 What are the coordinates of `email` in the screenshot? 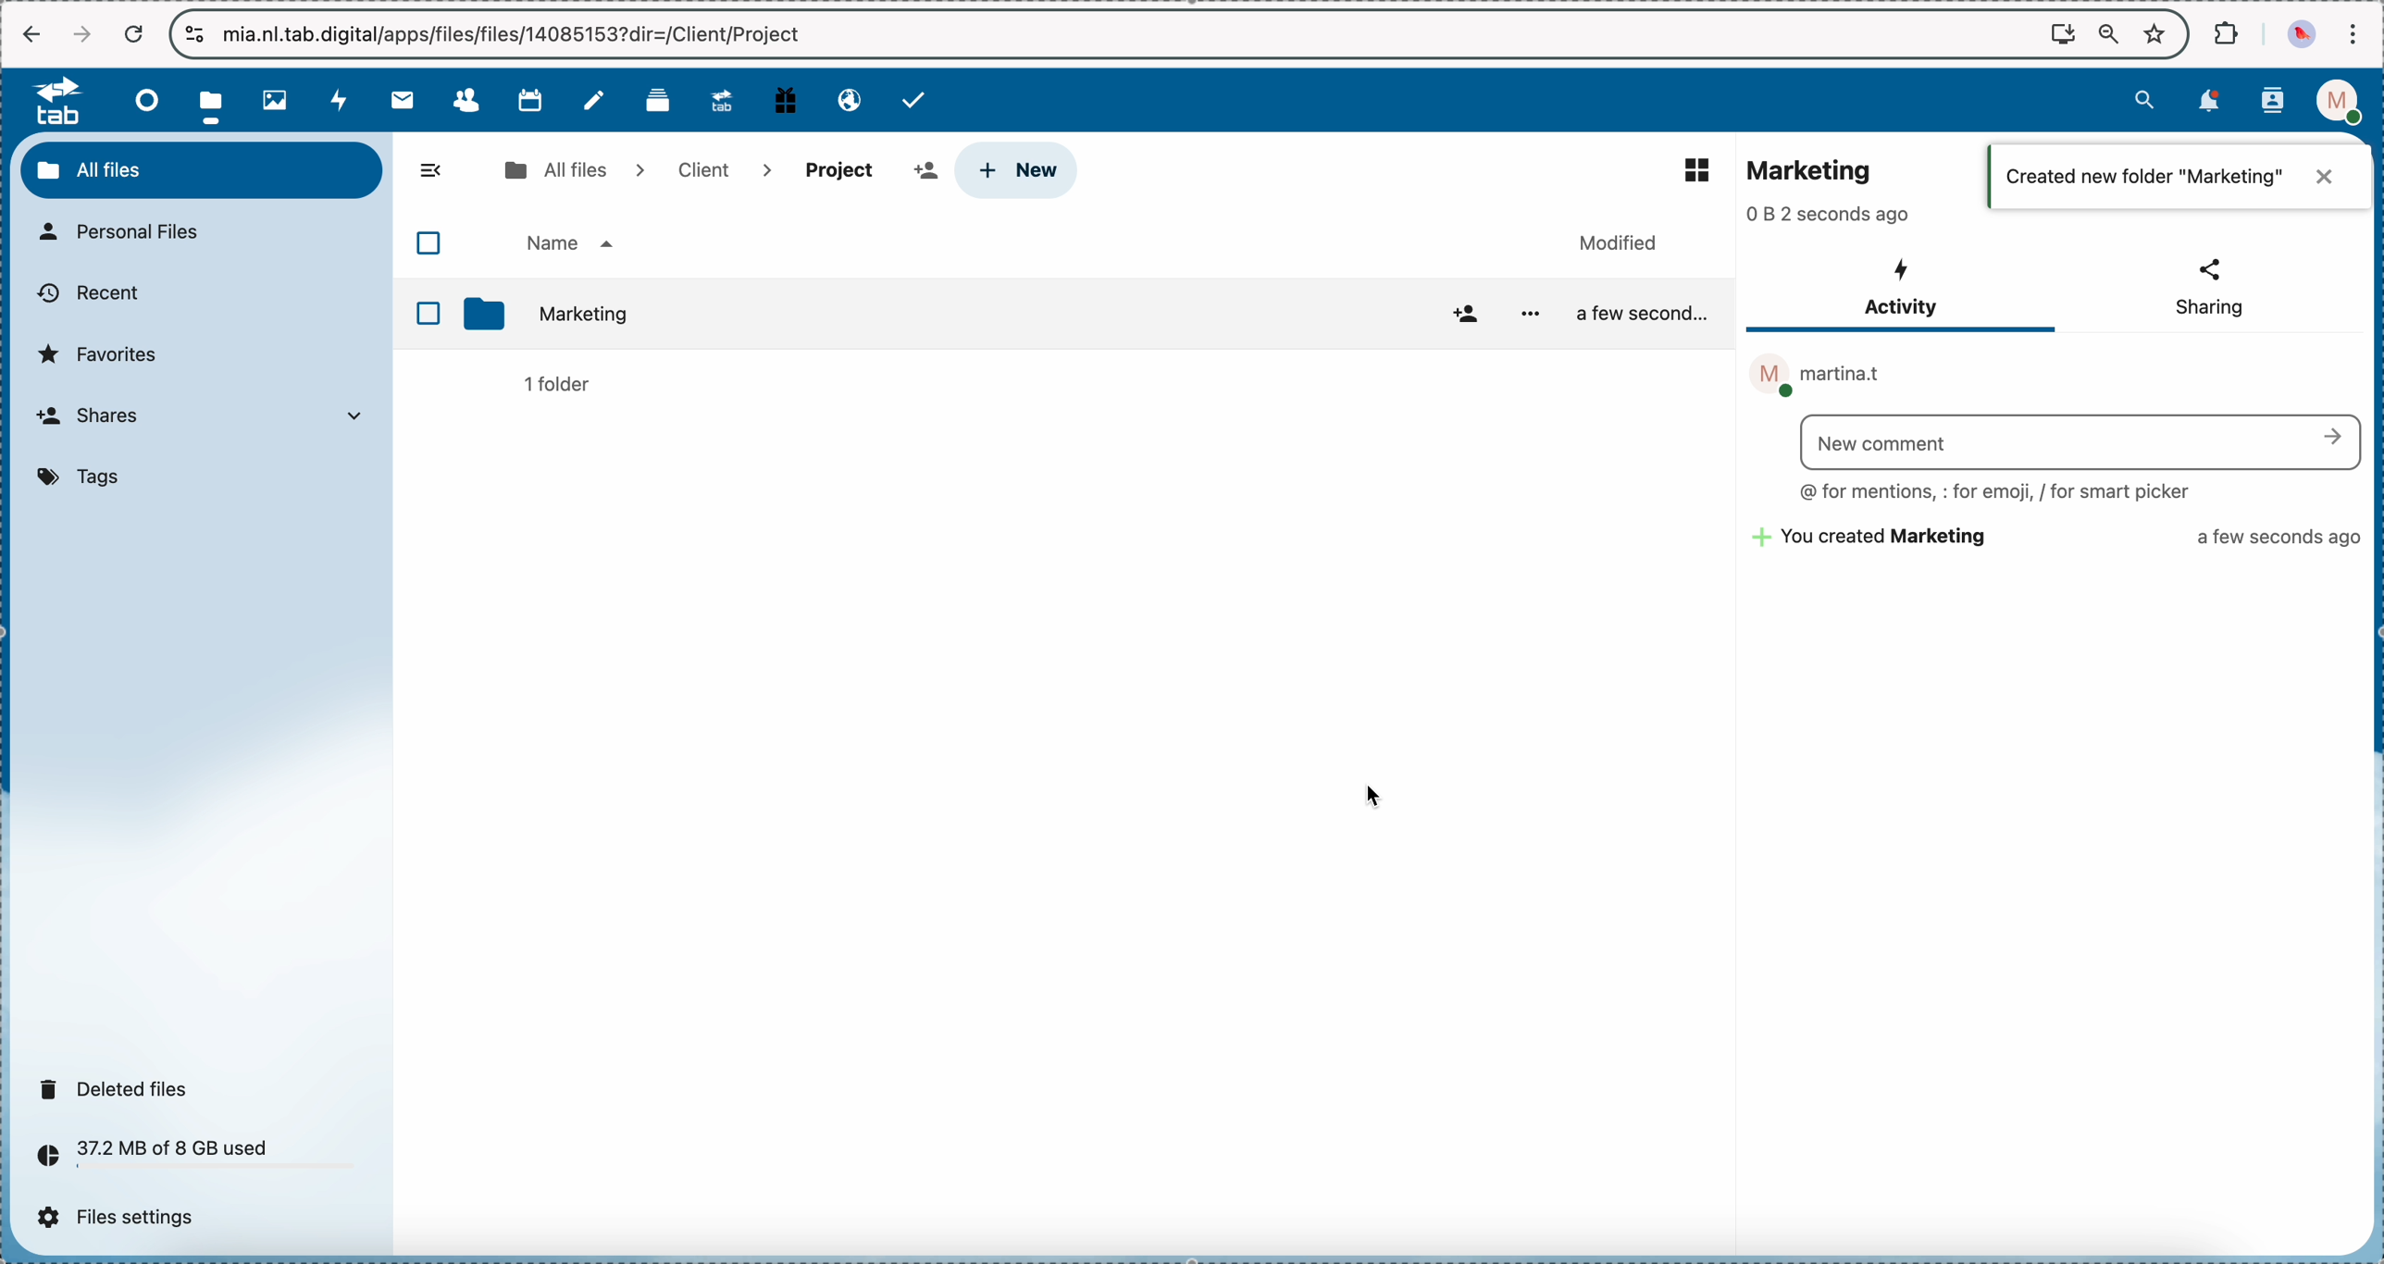 It's located at (848, 98).